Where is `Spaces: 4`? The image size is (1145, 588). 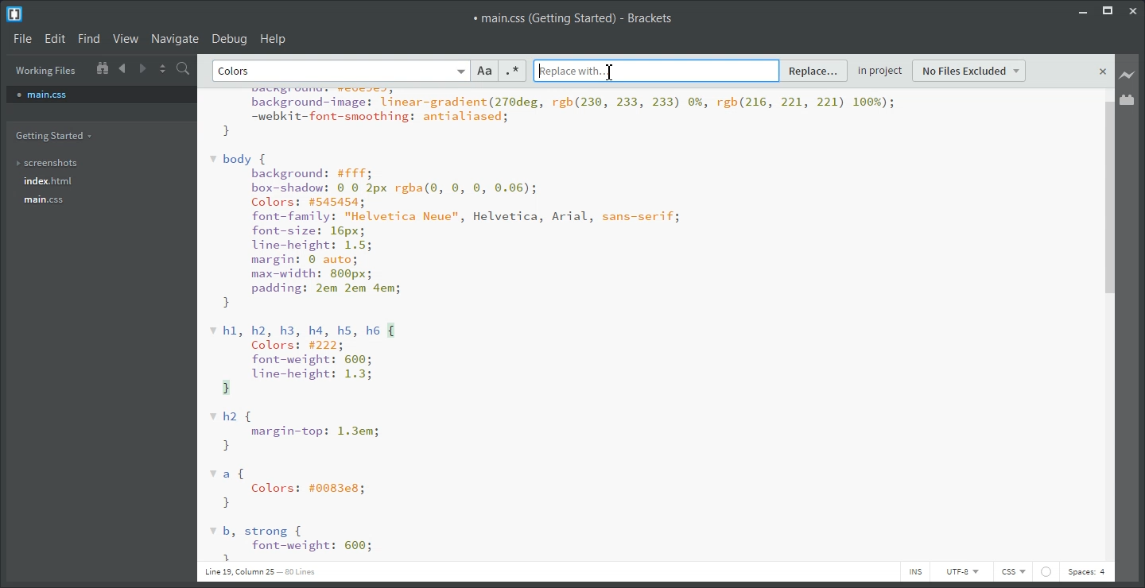 Spaces: 4 is located at coordinates (1087, 573).